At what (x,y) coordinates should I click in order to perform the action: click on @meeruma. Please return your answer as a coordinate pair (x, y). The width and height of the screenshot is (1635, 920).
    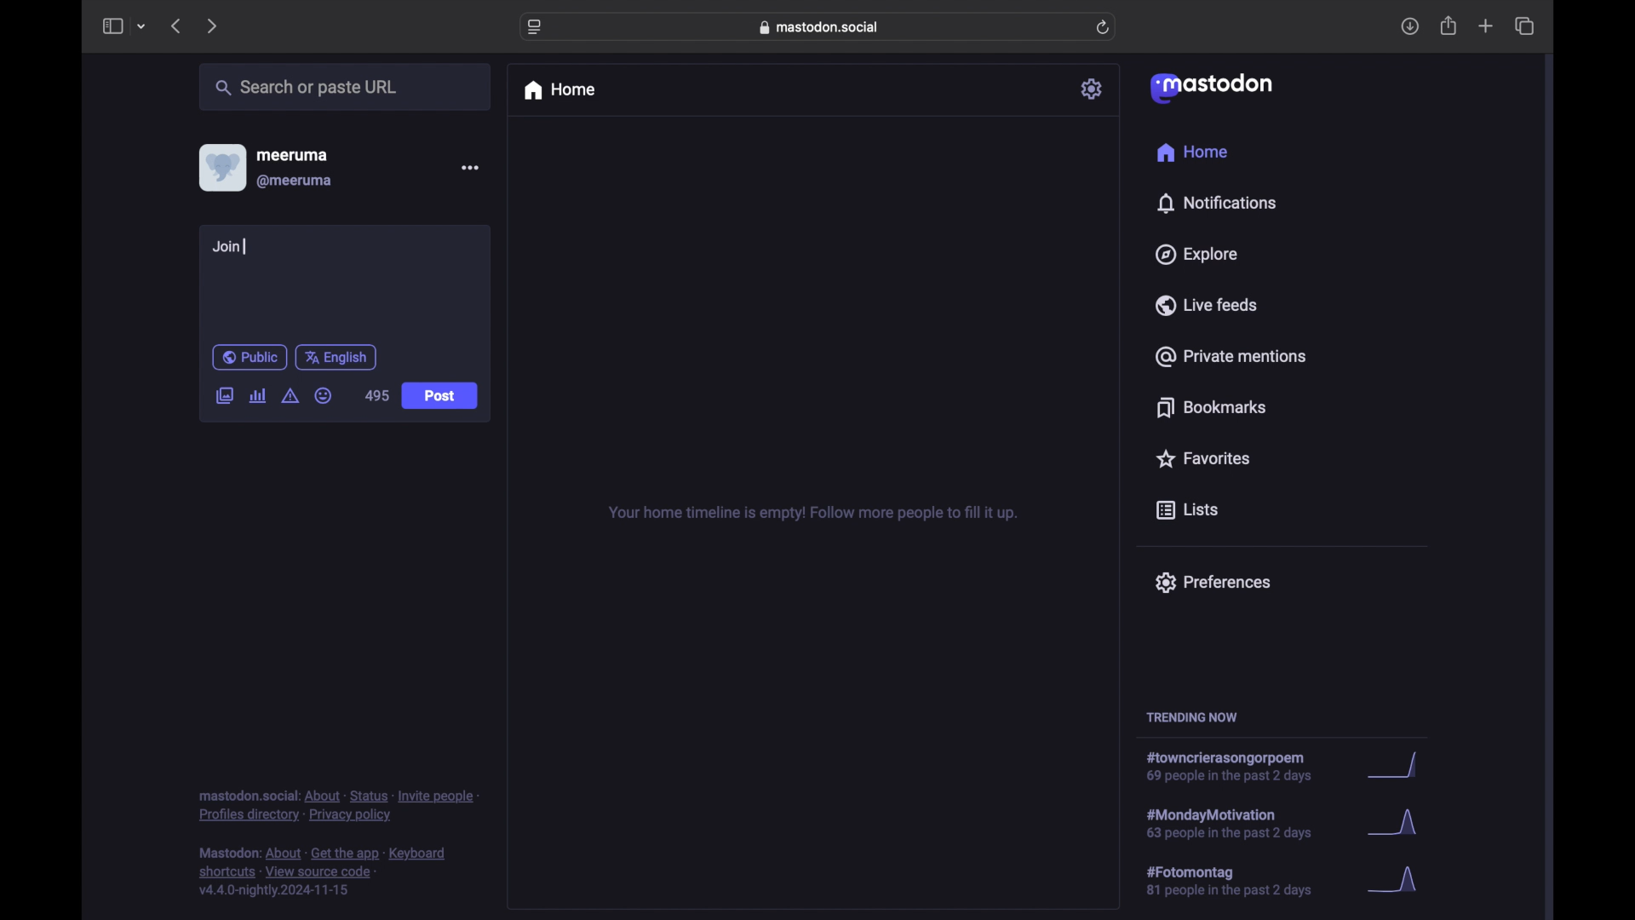
    Looking at the image, I should click on (295, 181).